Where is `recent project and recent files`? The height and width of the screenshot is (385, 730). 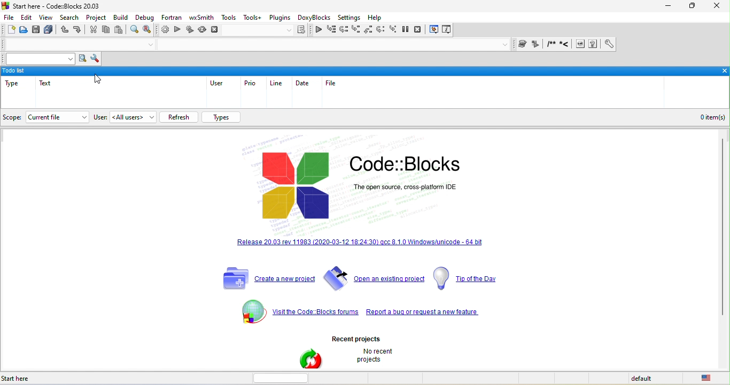
recent project and recent files is located at coordinates (310, 359).